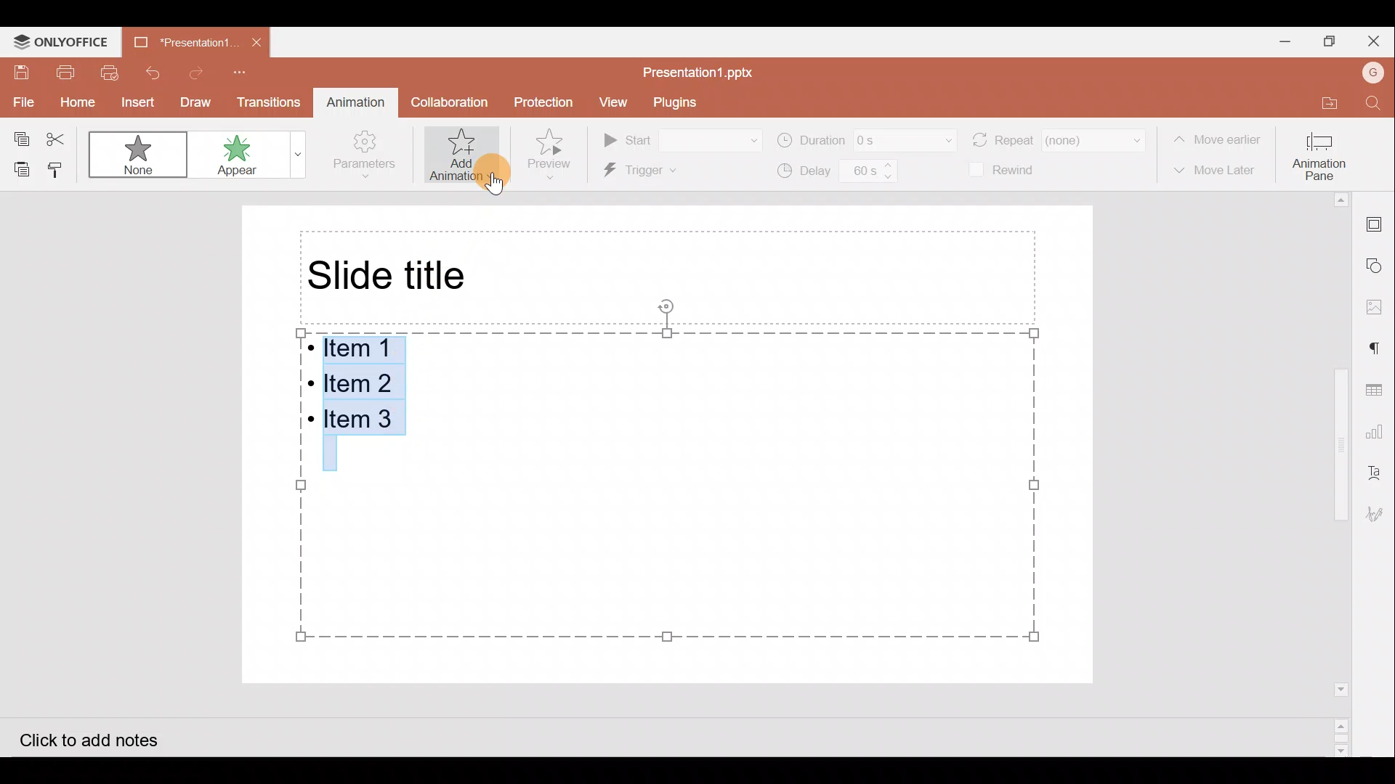 The width and height of the screenshot is (1395, 784). Describe the element at coordinates (65, 70) in the screenshot. I see `Print file` at that location.